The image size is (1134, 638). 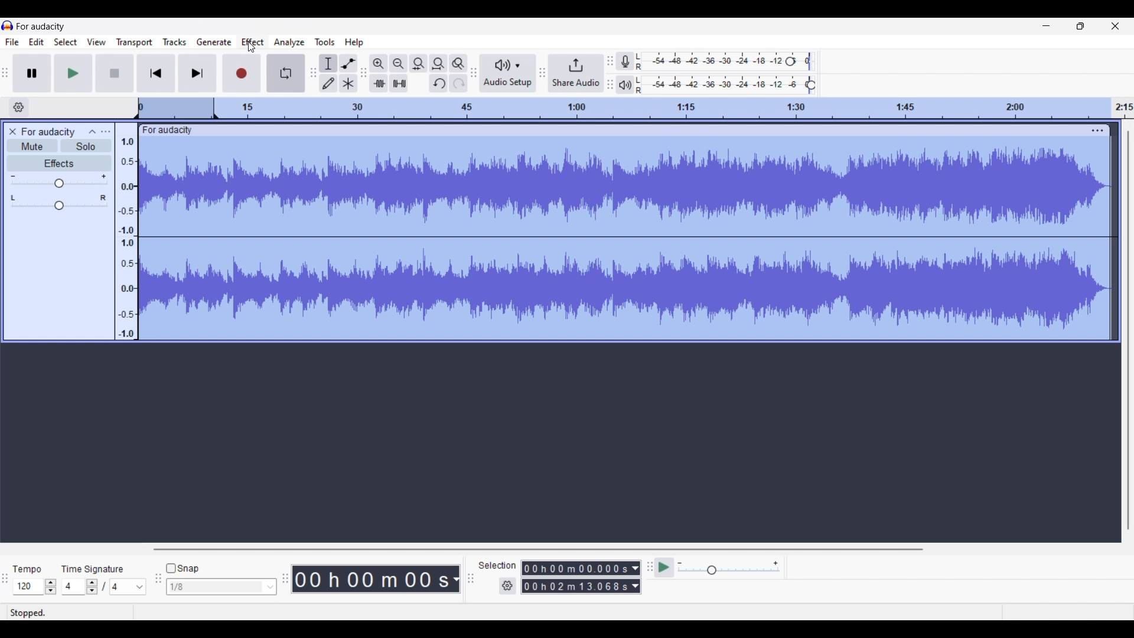 I want to click on Playback meter, so click(x=625, y=85).